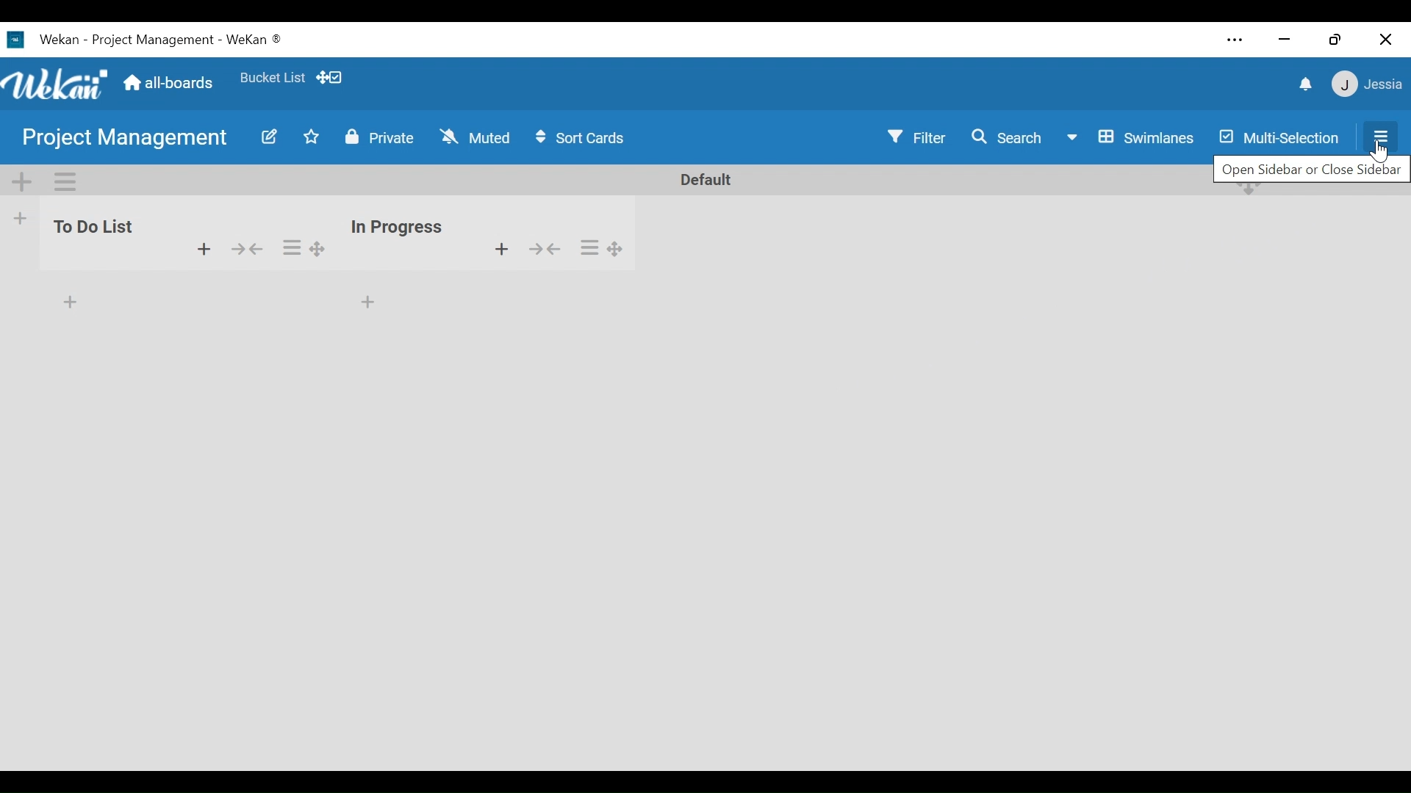 This screenshot has height=793, width=1411. I want to click on options, so click(301, 245).